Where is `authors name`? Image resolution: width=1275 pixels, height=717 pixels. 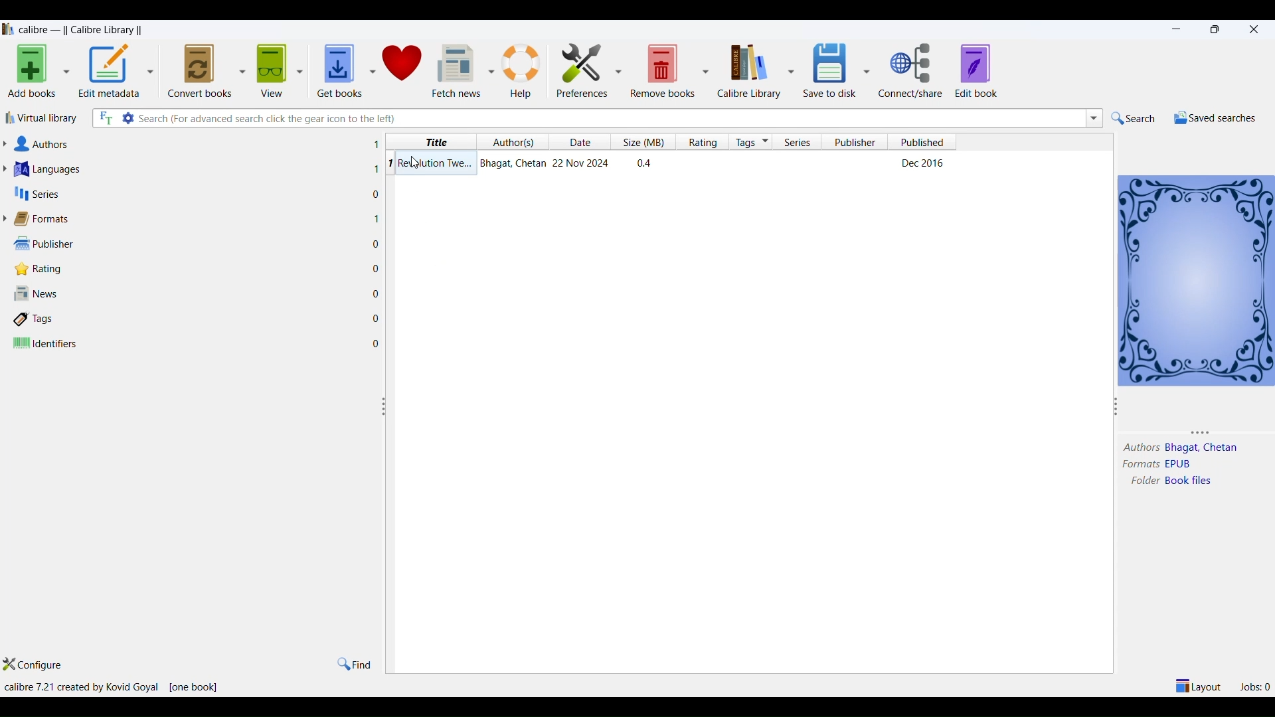
authors name is located at coordinates (1202, 447).